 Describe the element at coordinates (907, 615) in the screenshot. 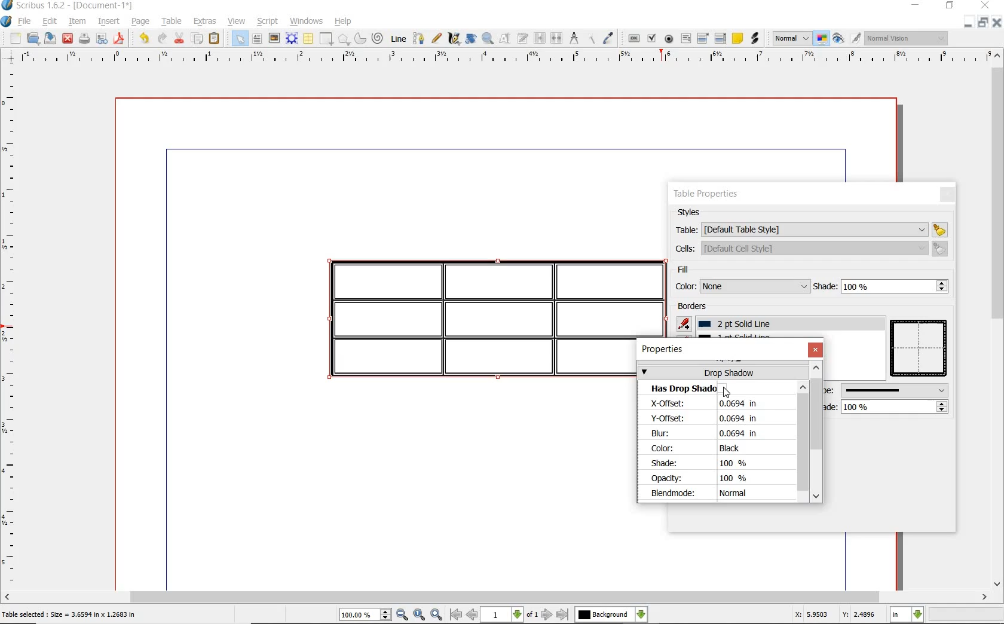

I see `select current unit` at that location.